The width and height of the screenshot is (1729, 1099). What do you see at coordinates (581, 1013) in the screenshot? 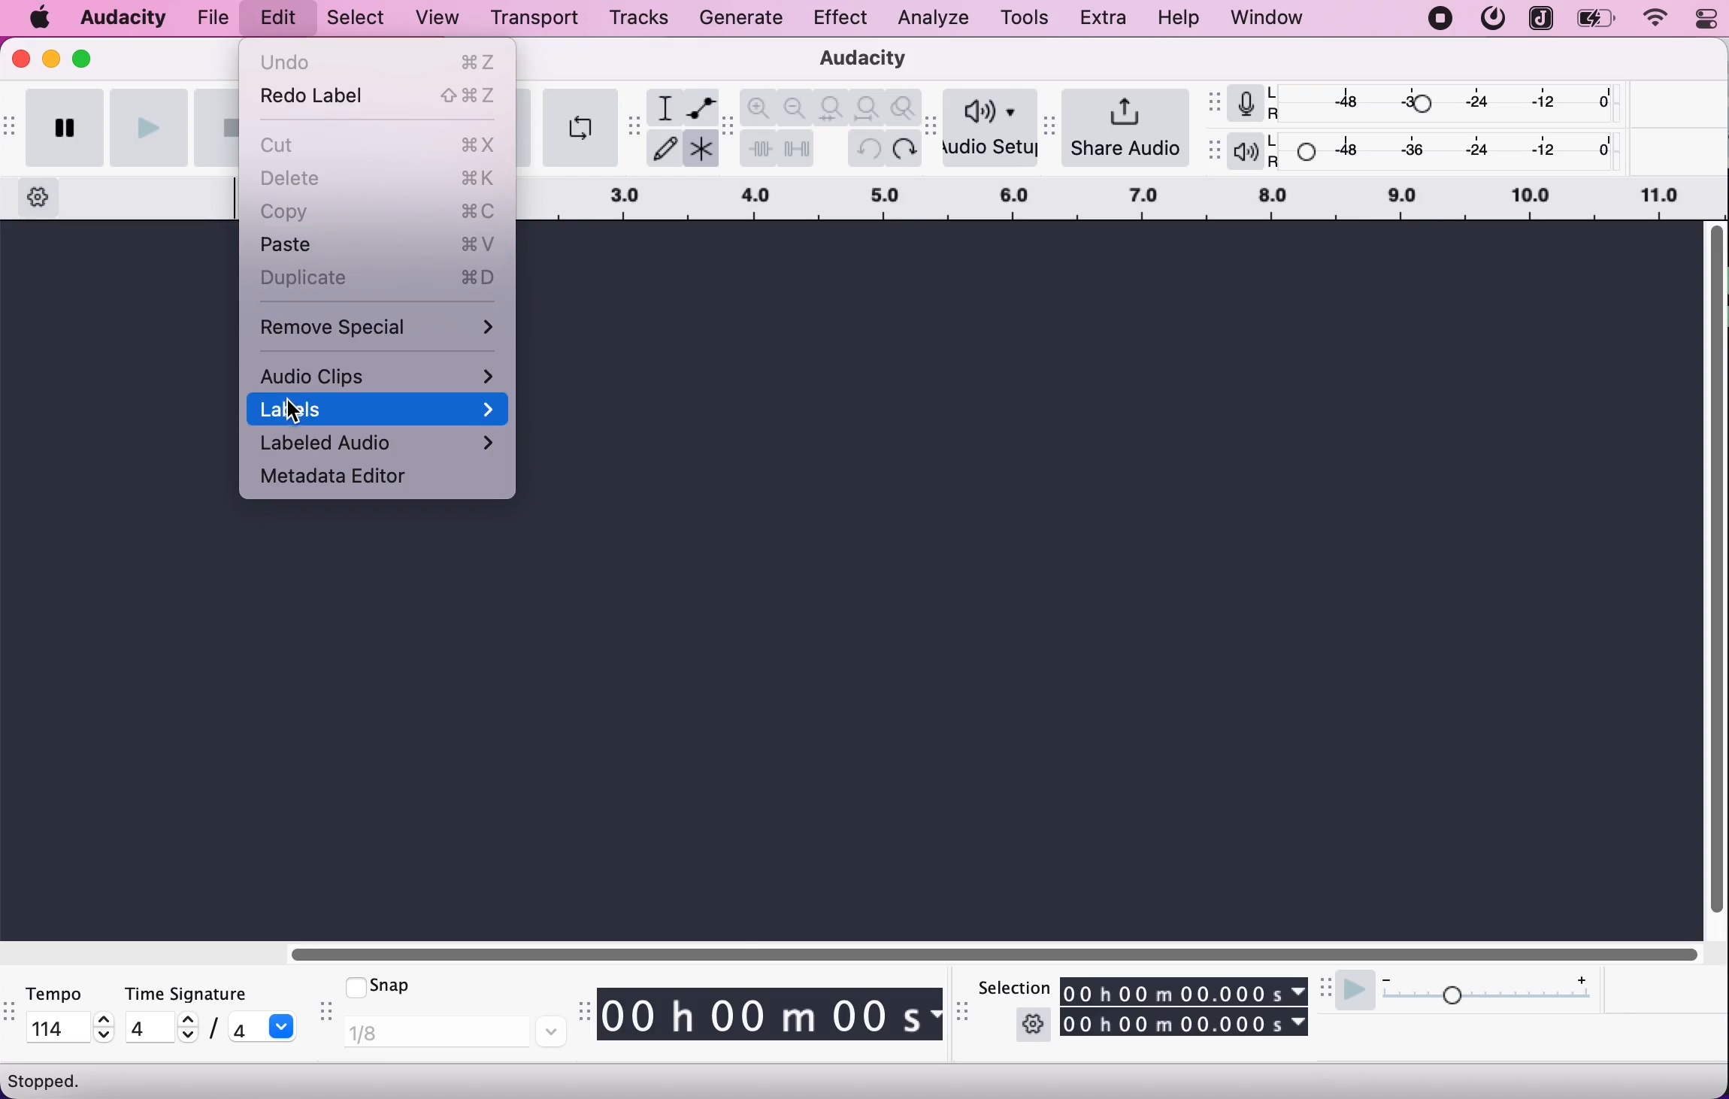
I see `audacity time toolbar` at bounding box center [581, 1013].